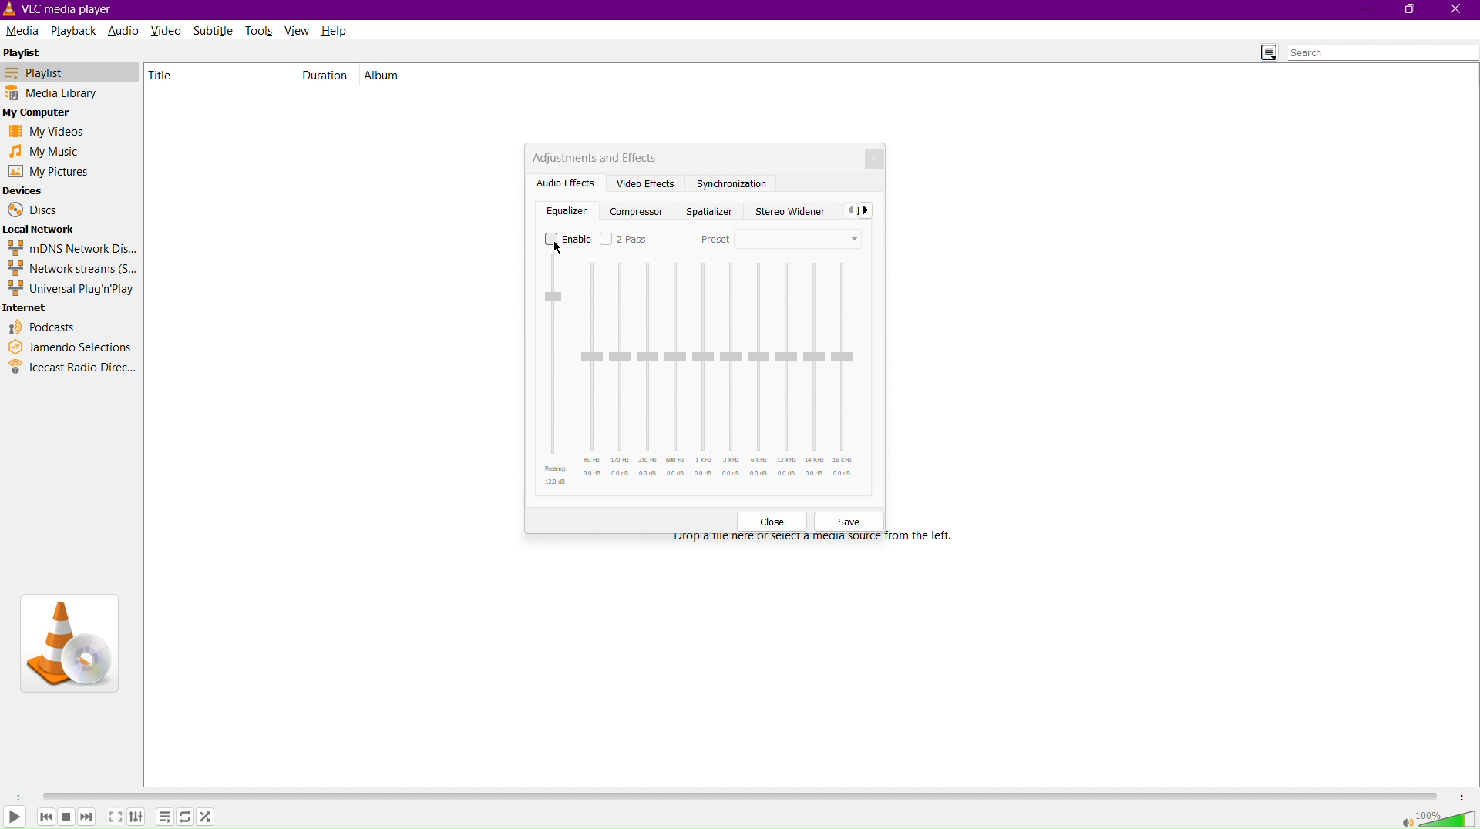  I want to click on Devices, so click(24, 190).